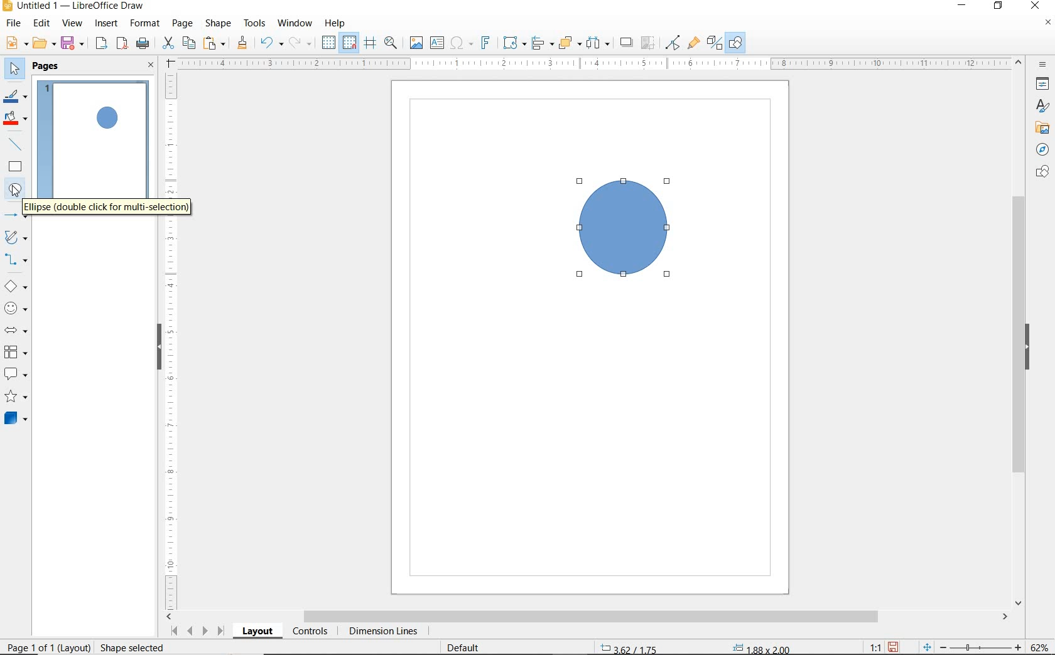  Describe the element at coordinates (1041, 128) in the screenshot. I see `GALLERY` at that location.